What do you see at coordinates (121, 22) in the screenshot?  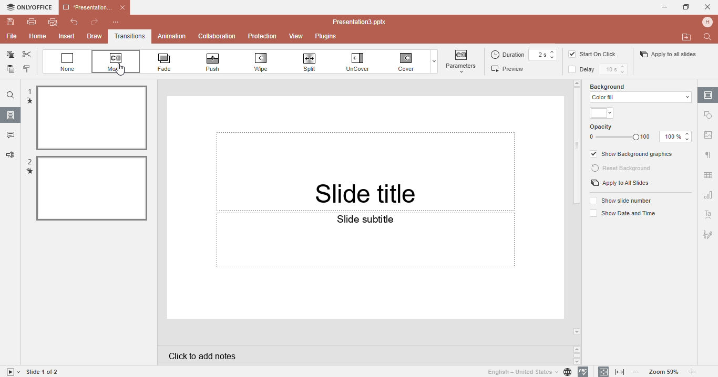 I see `Customize quick access toolbar` at bounding box center [121, 22].